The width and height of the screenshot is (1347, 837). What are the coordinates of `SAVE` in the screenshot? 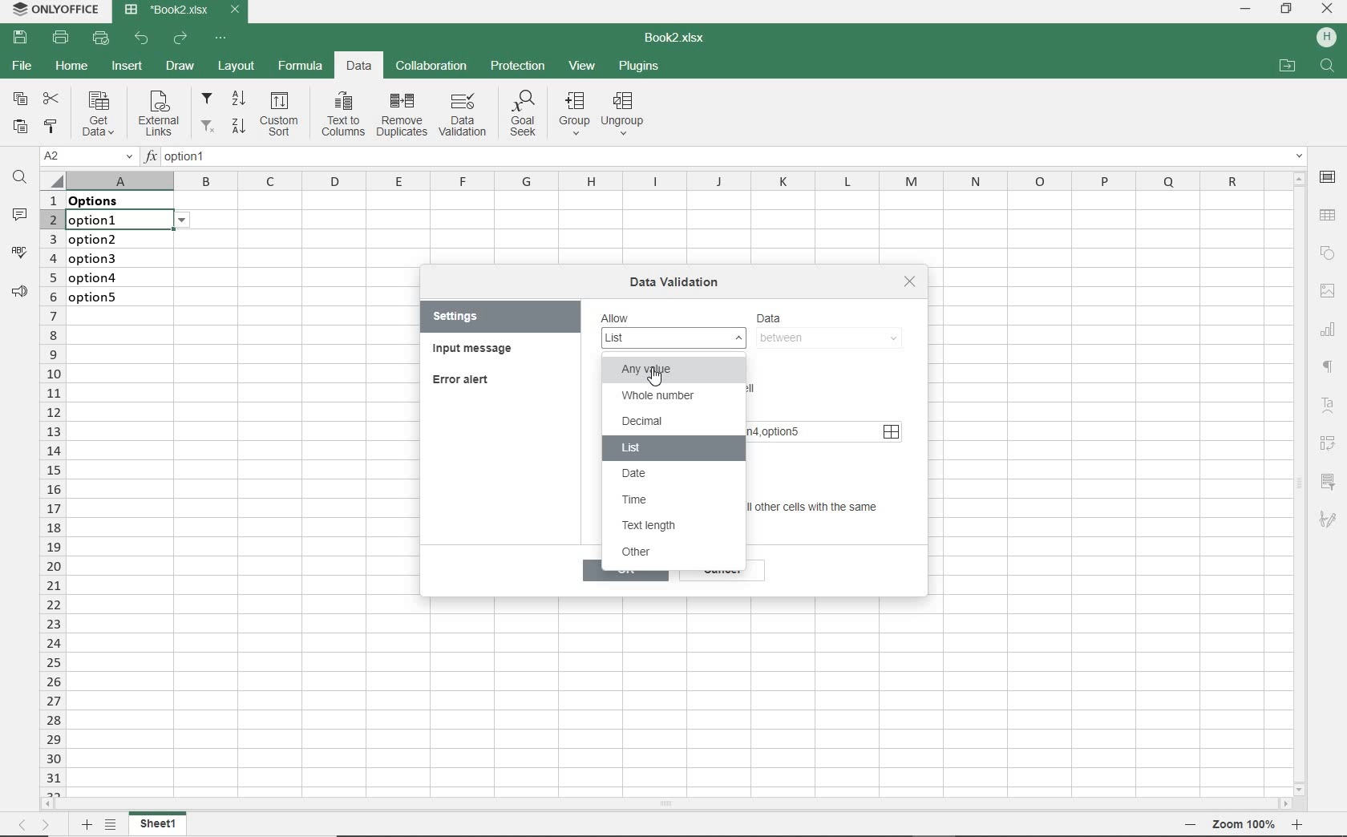 It's located at (20, 38).